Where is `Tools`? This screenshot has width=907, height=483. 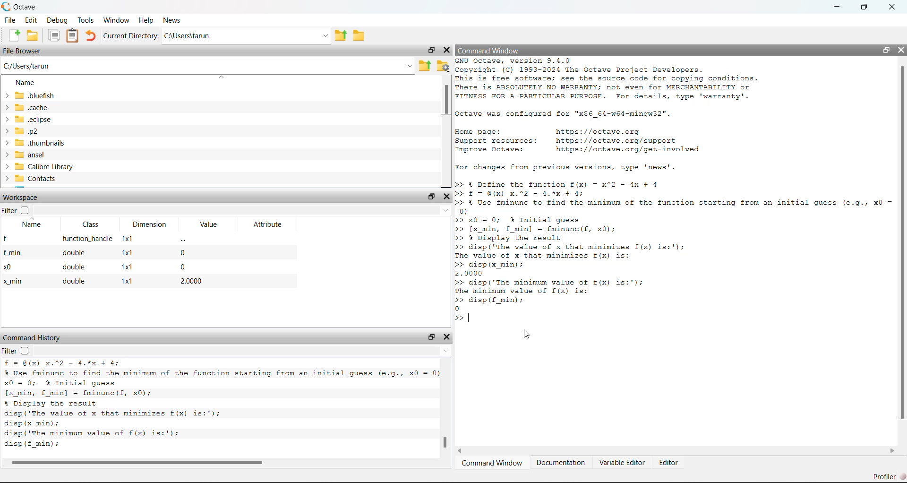
Tools is located at coordinates (85, 18).